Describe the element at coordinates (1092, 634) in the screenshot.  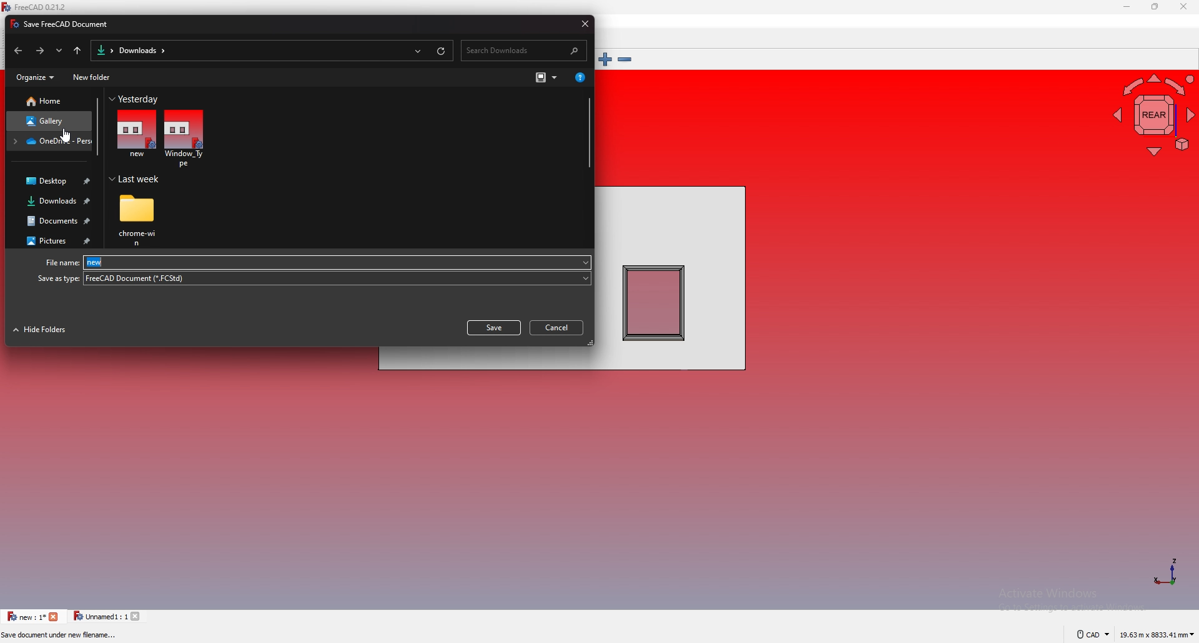
I see `cad navigation` at that location.